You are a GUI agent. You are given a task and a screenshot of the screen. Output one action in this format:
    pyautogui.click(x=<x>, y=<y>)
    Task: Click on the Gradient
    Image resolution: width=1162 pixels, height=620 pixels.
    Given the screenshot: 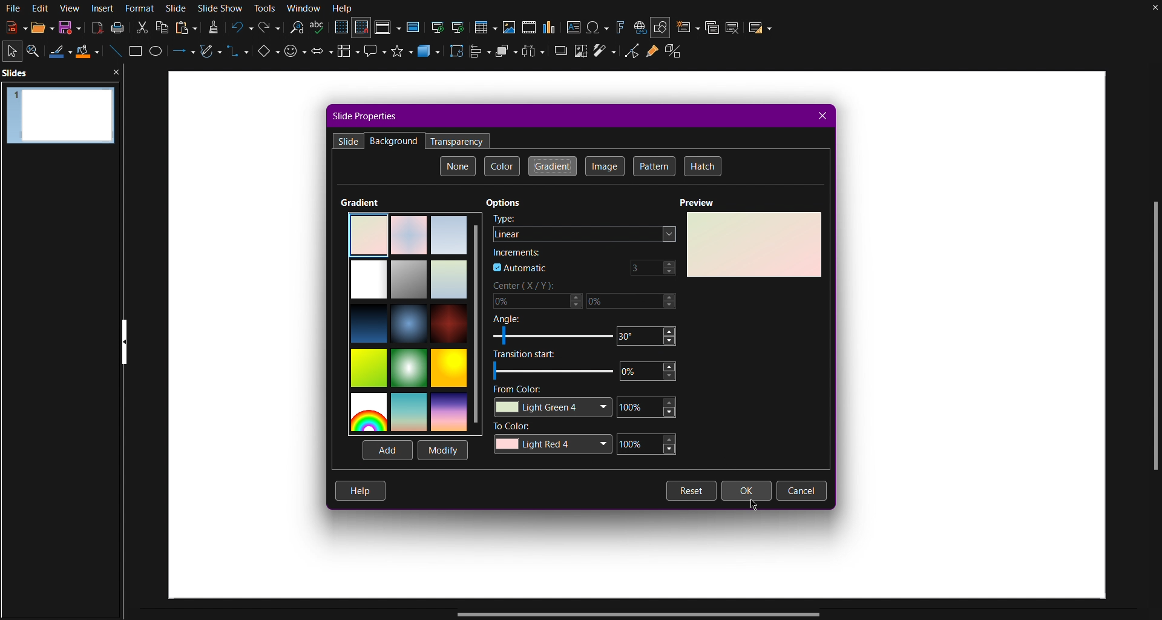 What is the action you would take?
    pyautogui.click(x=360, y=202)
    